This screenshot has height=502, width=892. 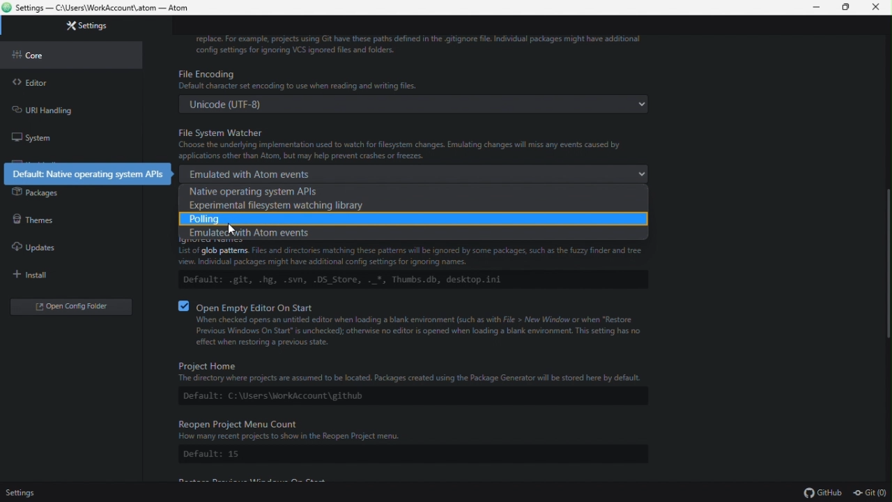 What do you see at coordinates (231, 229) in the screenshot?
I see `cursor` at bounding box center [231, 229].